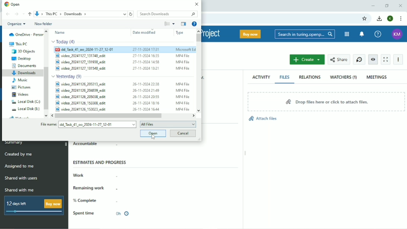 This screenshot has width=407, height=229. Describe the element at coordinates (387, 6) in the screenshot. I see `Restore down` at that location.